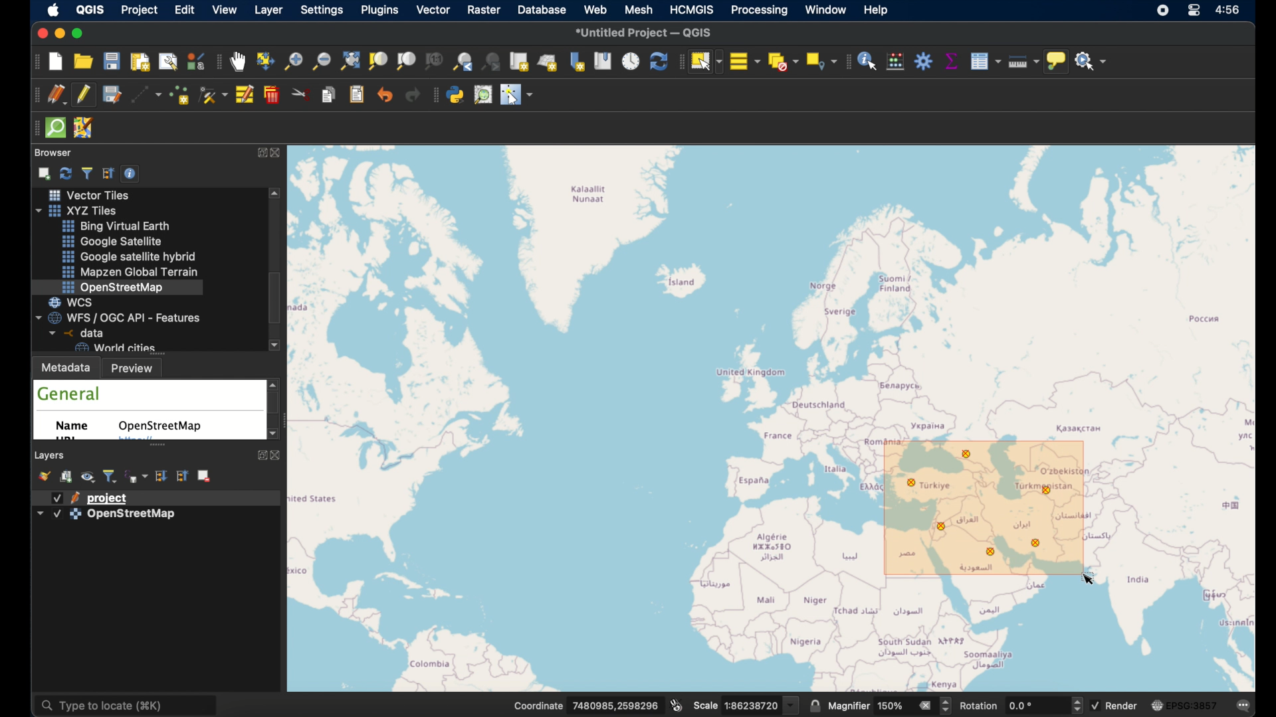 The image size is (1276, 717). Describe the element at coordinates (139, 62) in the screenshot. I see `new print layout` at that location.